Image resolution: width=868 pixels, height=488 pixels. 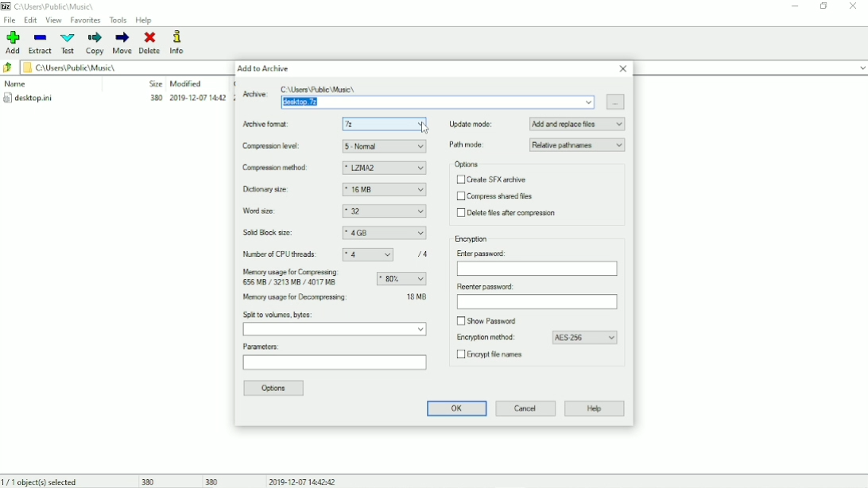 What do you see at coordinates (212, 481) in the screenshot?
I see `380` at bounding box center [212, 481].